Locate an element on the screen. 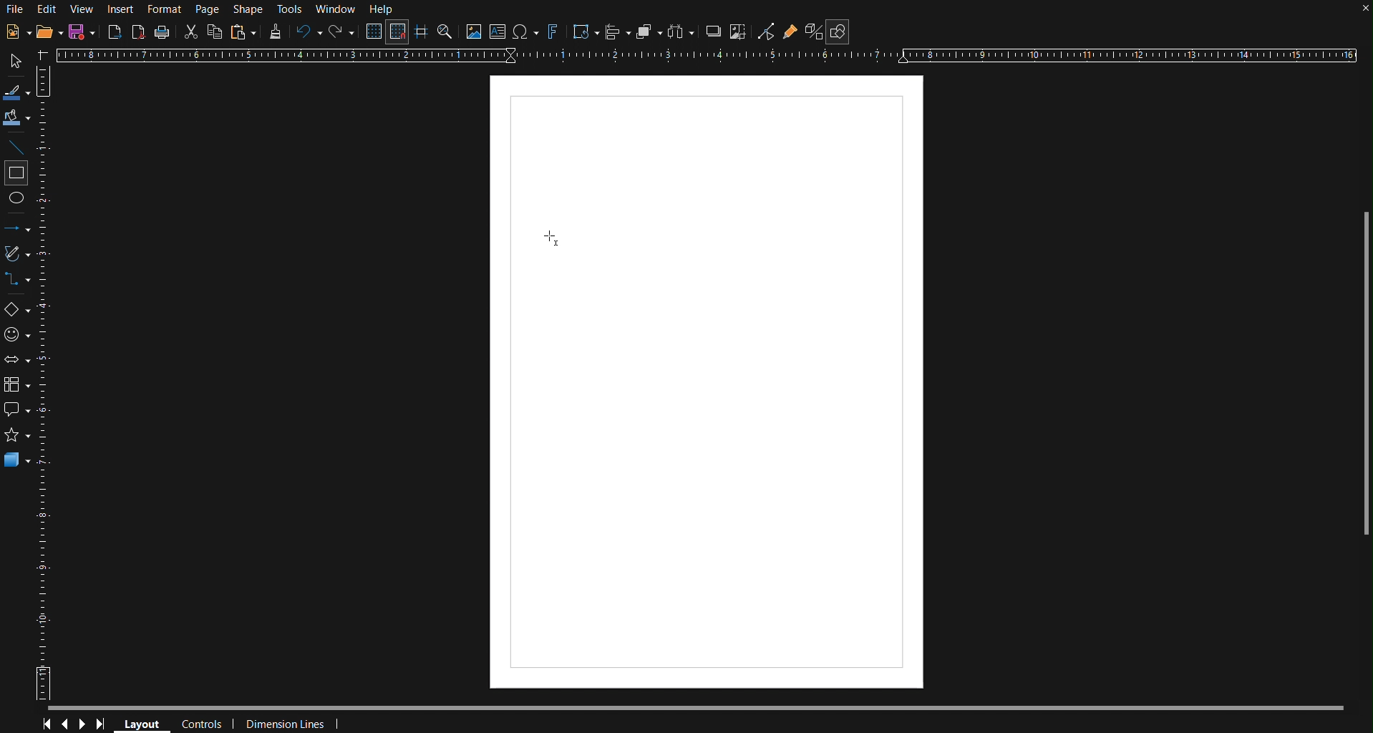  Insert is located at coordinates (119, 9).